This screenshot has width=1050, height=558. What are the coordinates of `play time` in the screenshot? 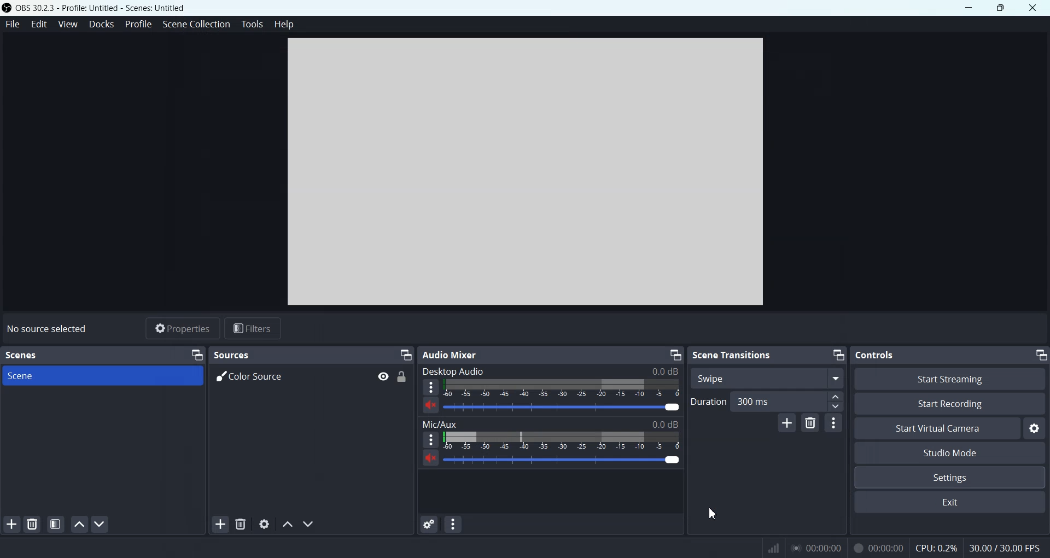 It's located at (817, 548).